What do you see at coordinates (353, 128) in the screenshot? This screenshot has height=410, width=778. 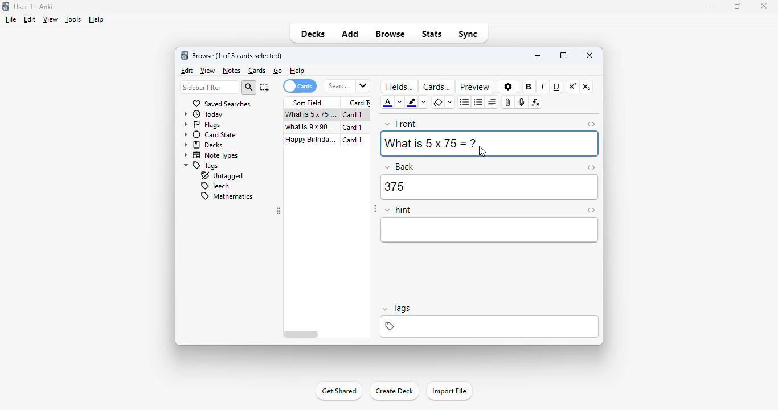 I see `card 1` at bounding box center [353, 128].